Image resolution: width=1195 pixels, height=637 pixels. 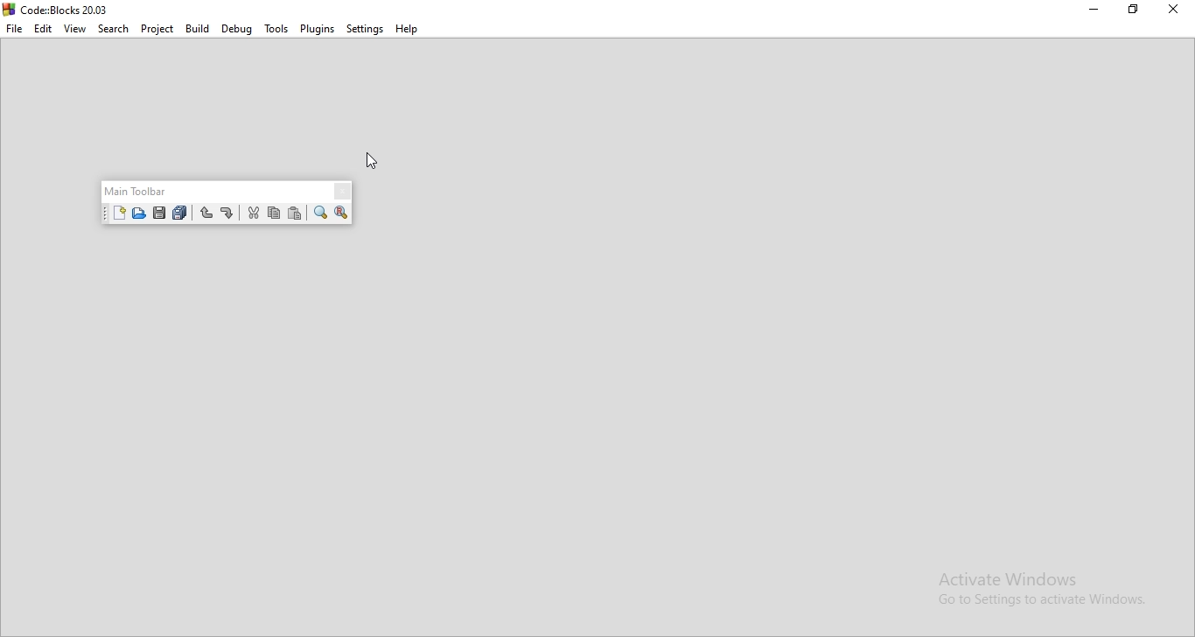 What do you see at coordinates (67, 10) in the screenshot?
I see `Code::Blocks 20.03` at bounding box center [67, 10].